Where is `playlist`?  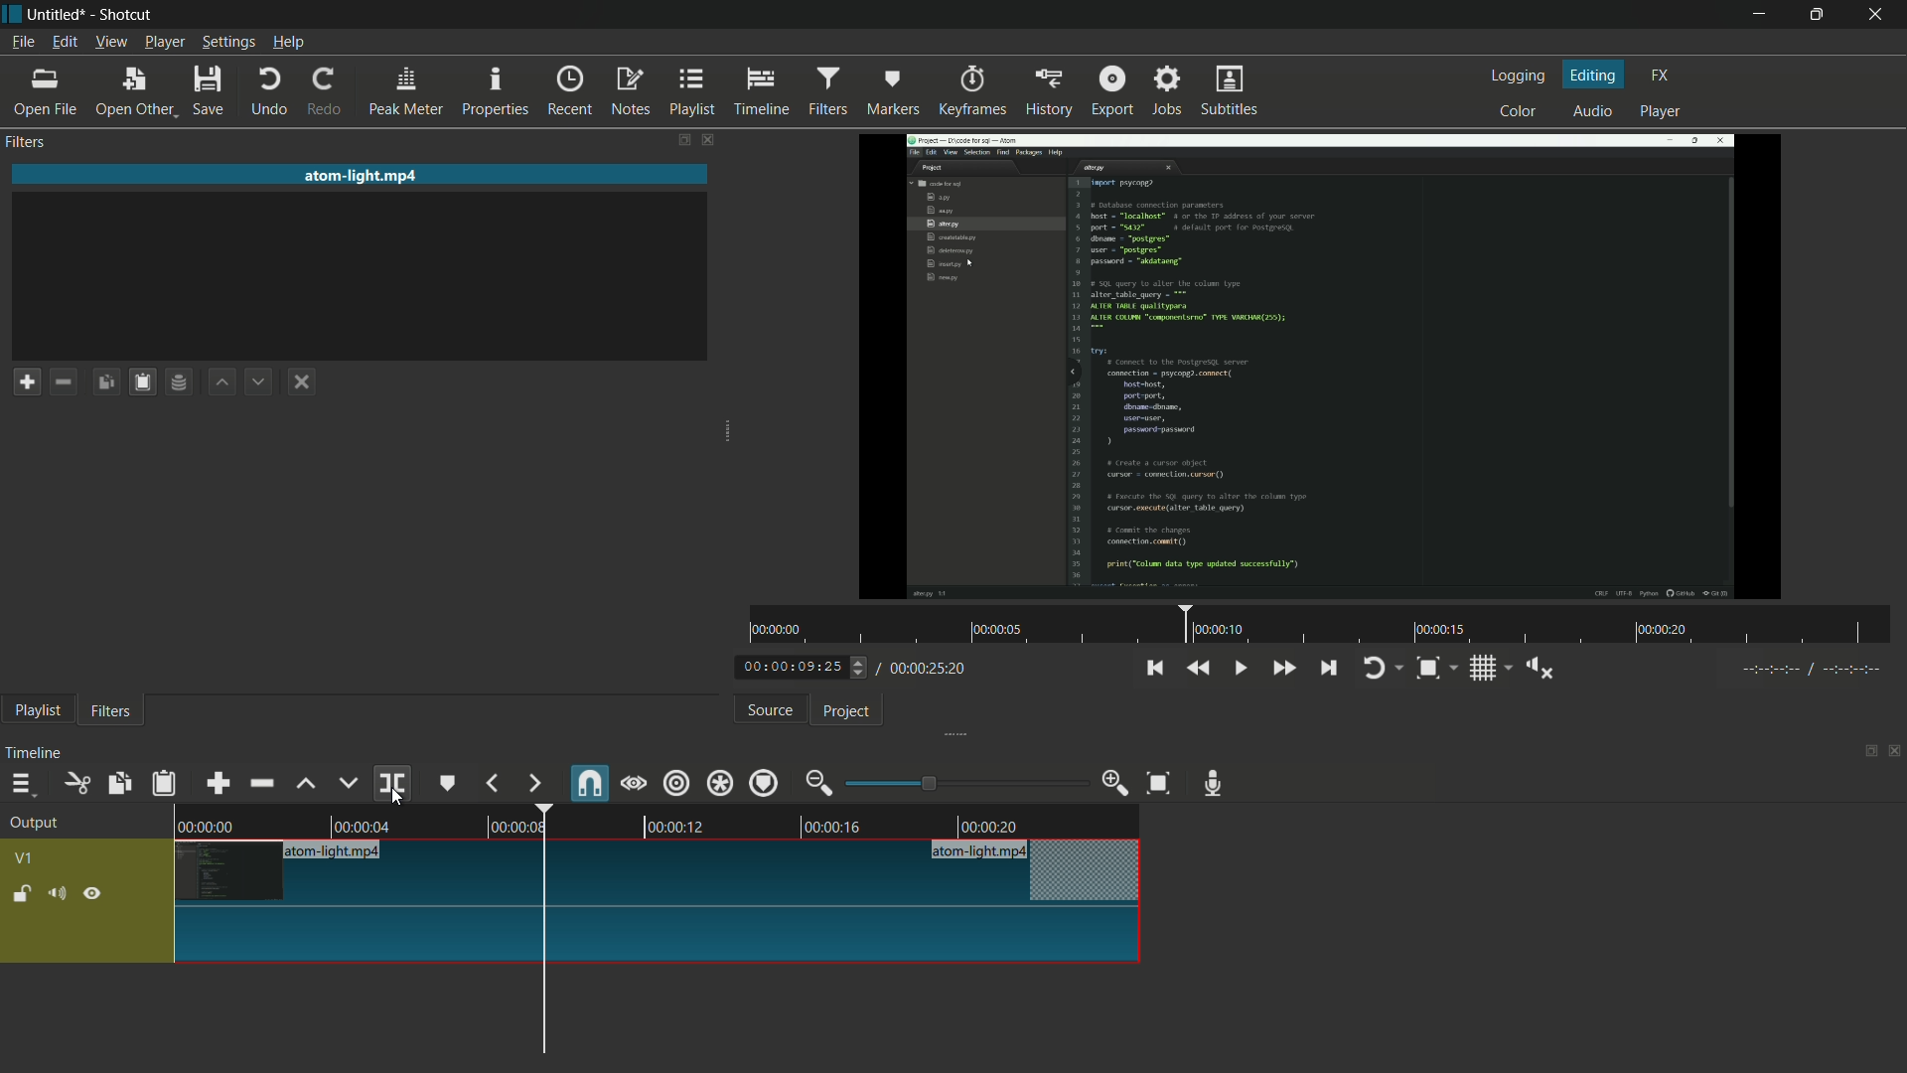 playlist is located at coordinates (693, 92).